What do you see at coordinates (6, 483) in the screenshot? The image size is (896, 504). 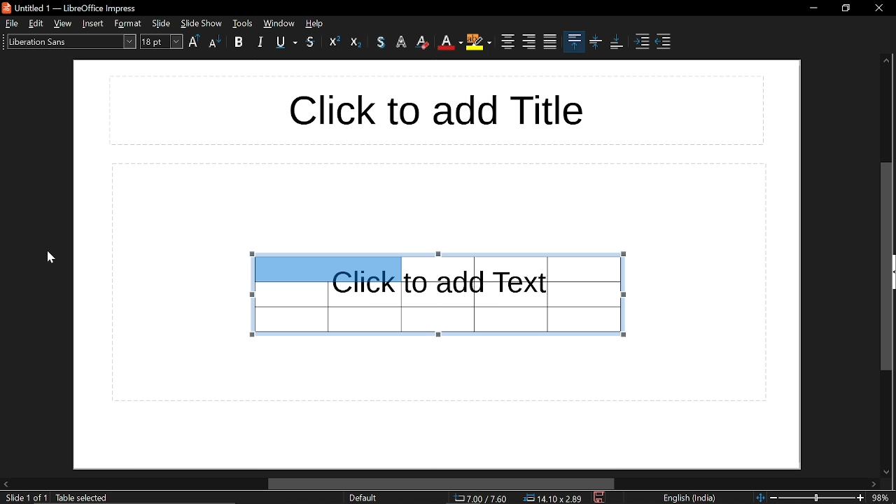 I see `move left` at bounding box center [6, 483].